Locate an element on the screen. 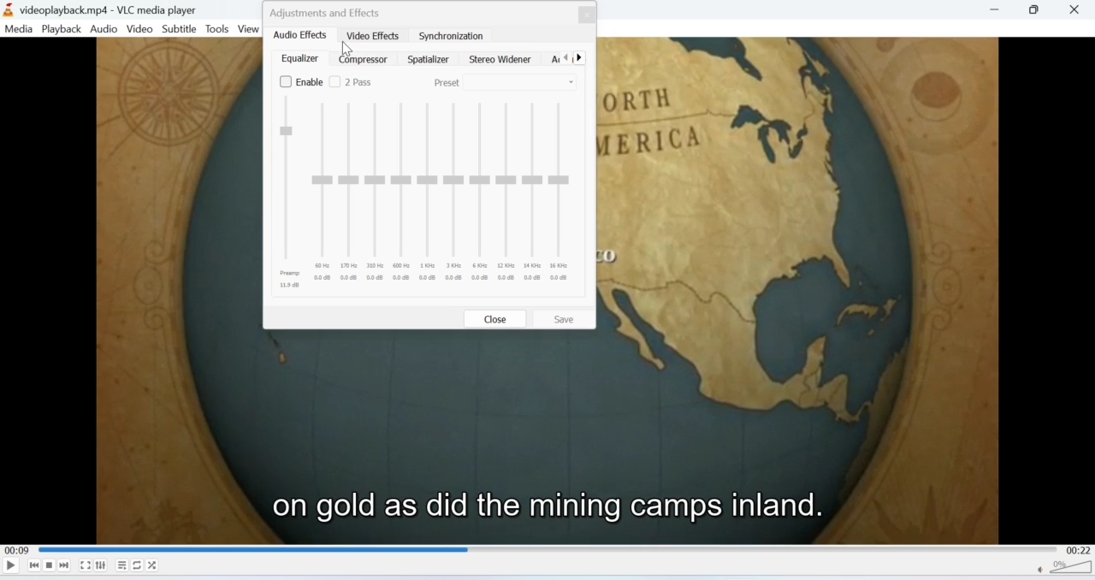  close is located at coordinates (493, 319).